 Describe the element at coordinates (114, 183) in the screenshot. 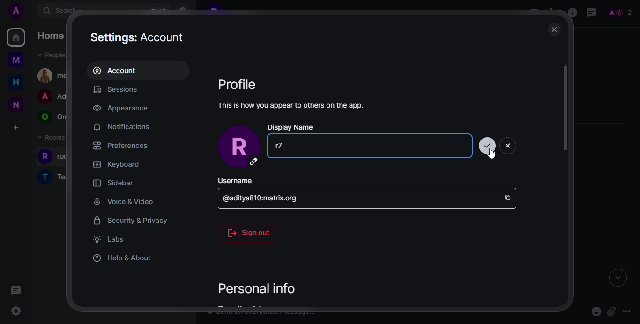

I see `sidebar` at that location.